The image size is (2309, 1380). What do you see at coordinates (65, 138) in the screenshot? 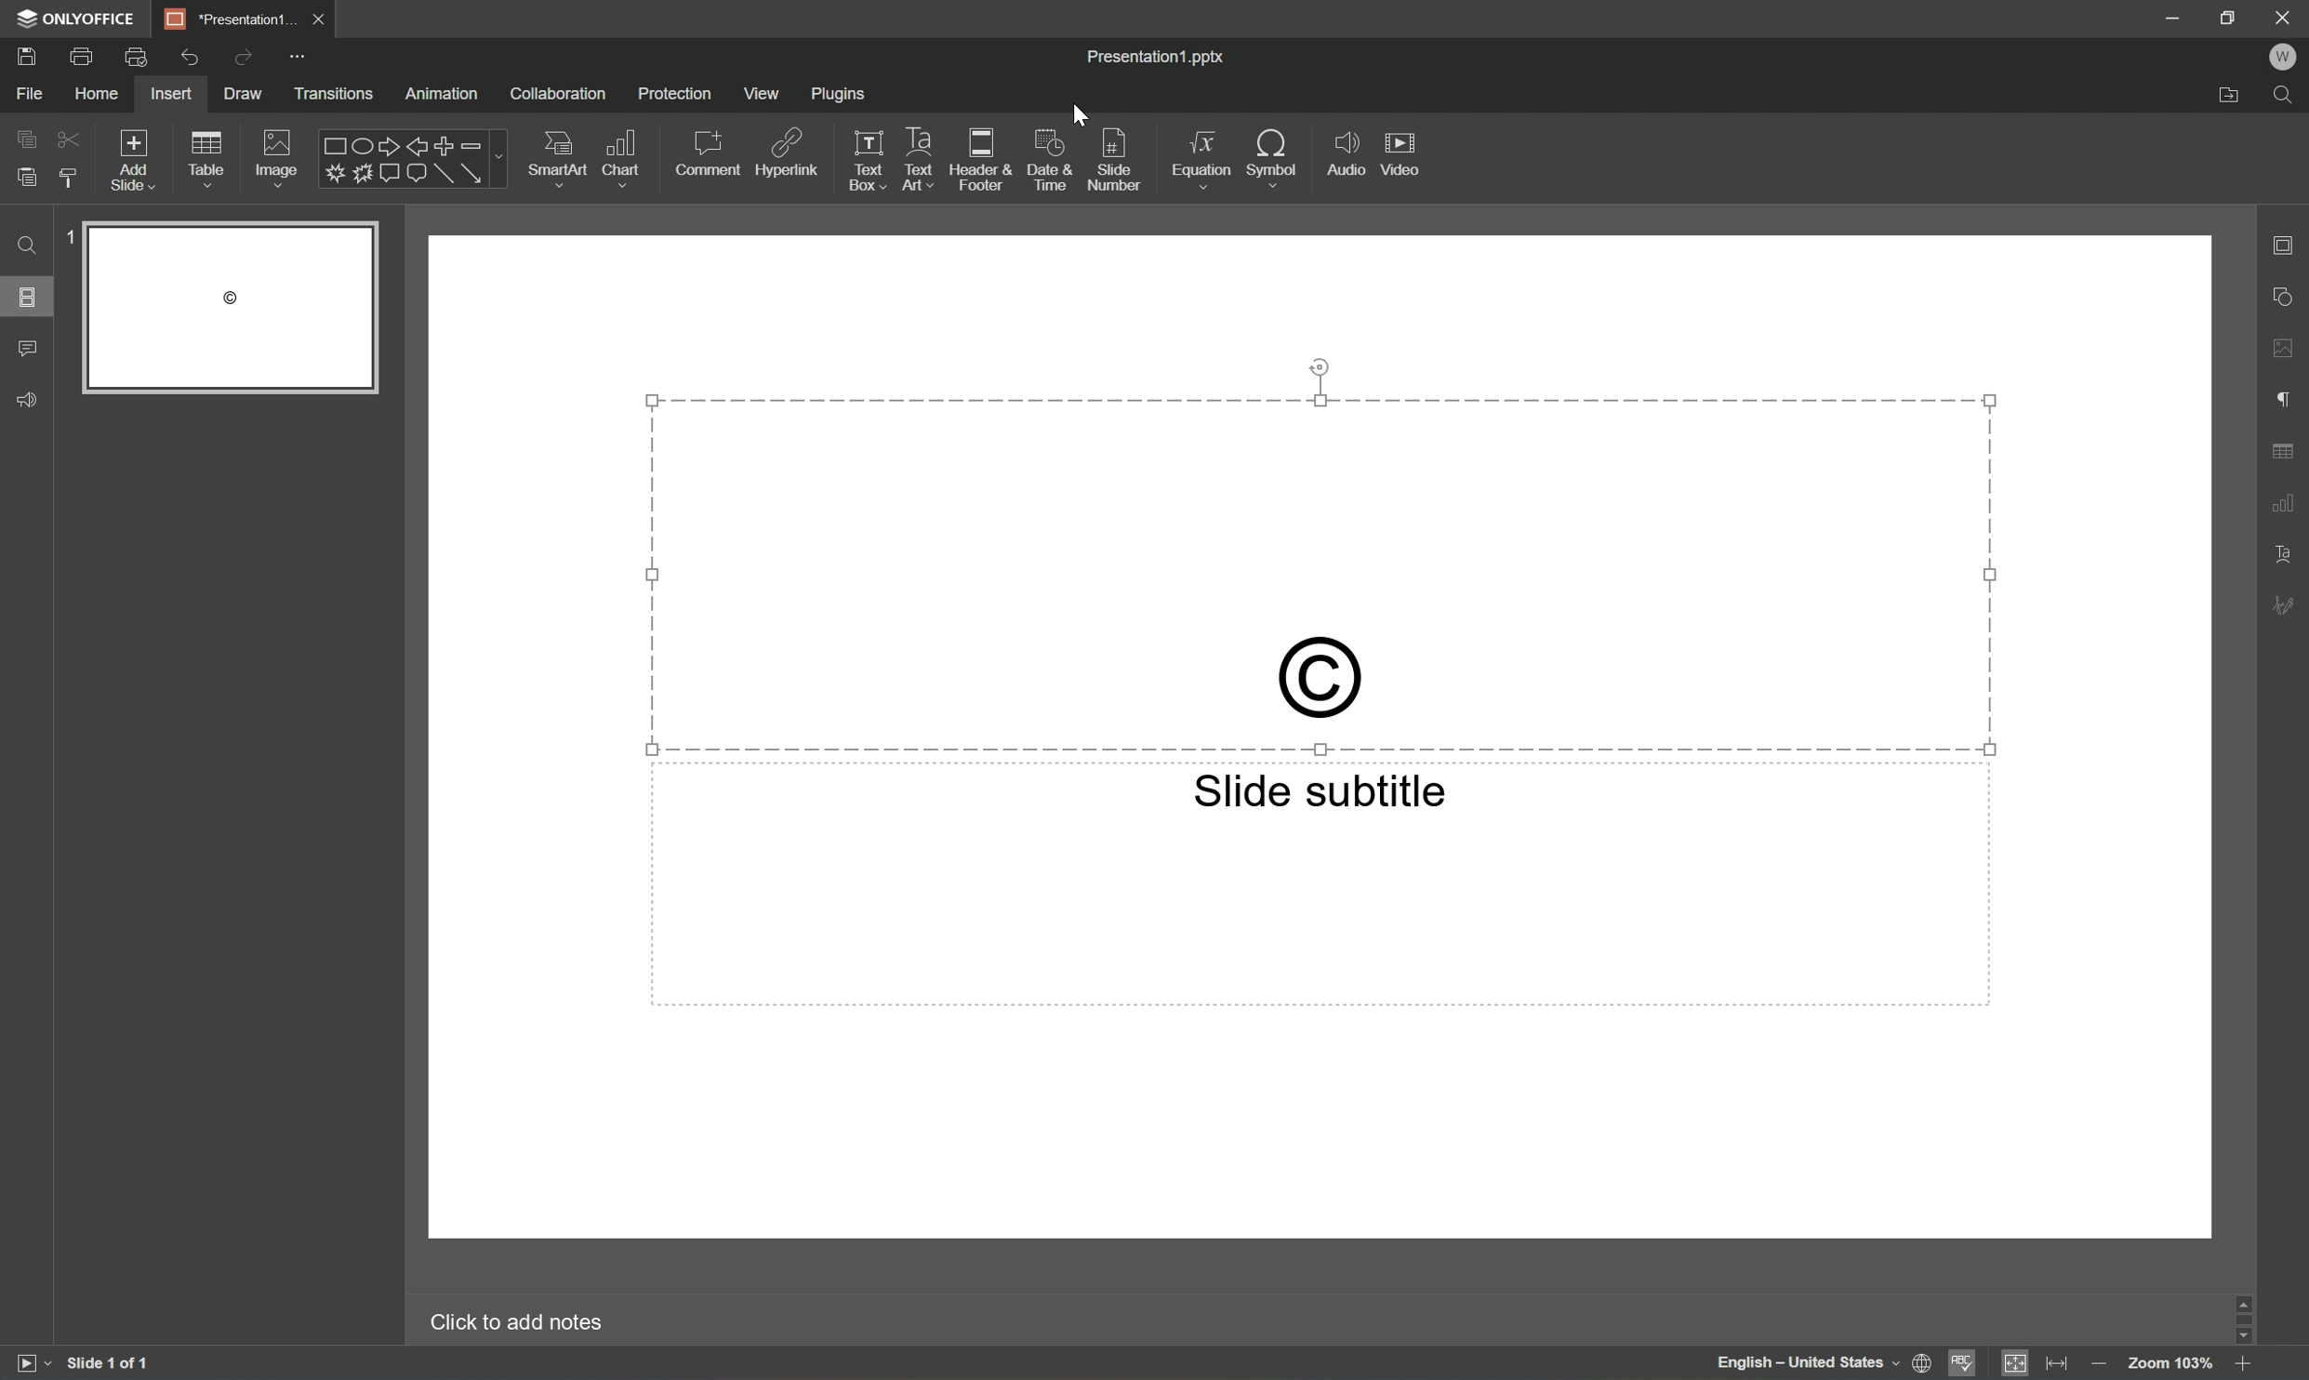
I see `Cut` at bounding box center [65, 138].